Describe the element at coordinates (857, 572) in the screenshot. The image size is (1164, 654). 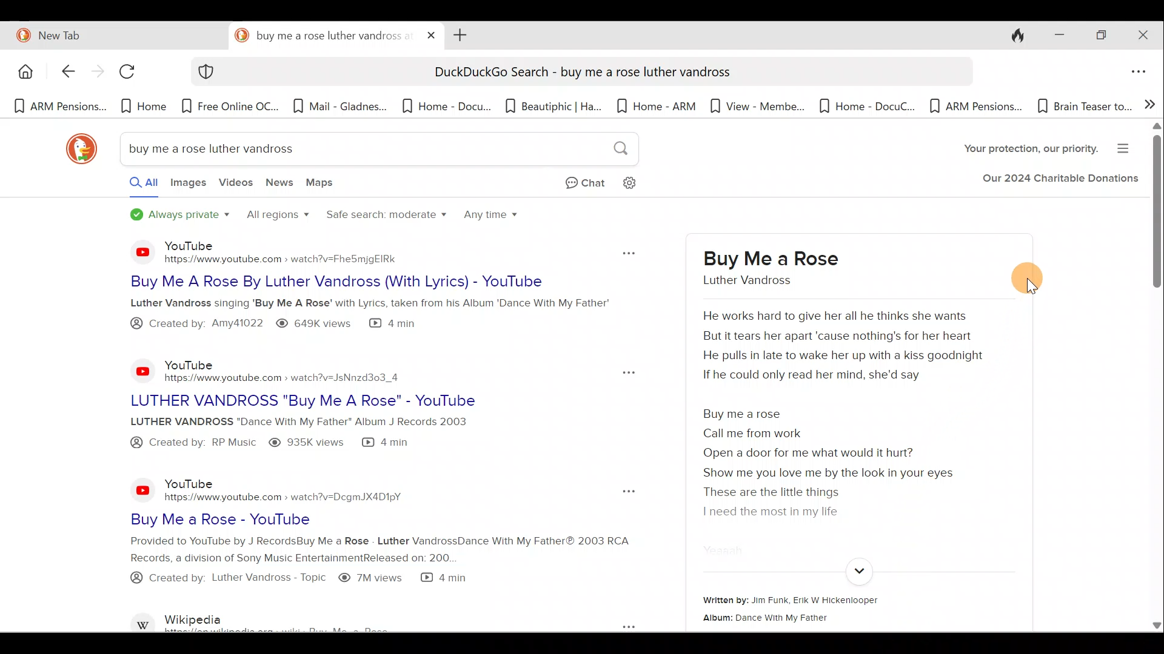
I see `Expand` at that location.